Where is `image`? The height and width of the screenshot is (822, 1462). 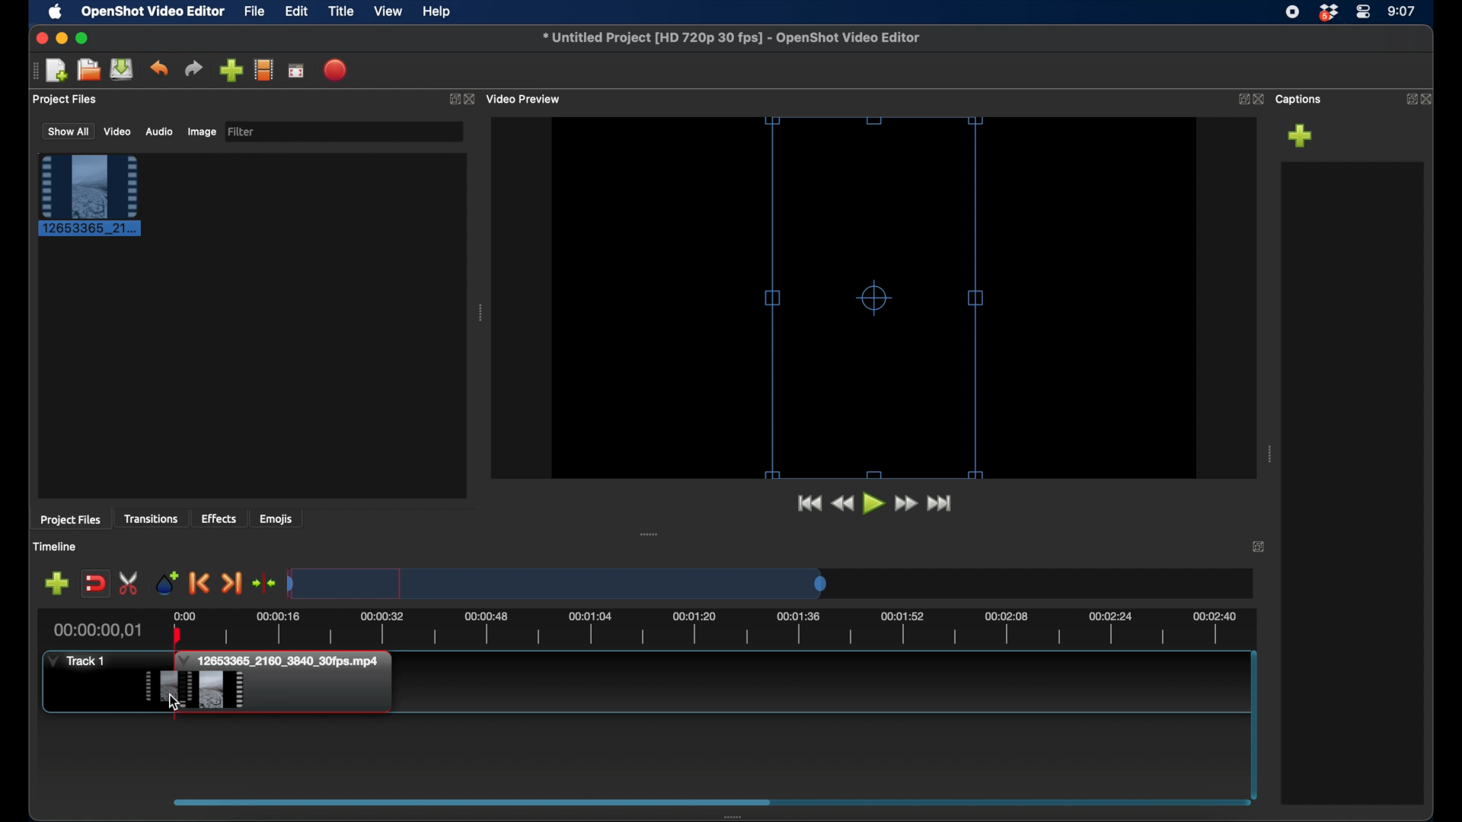
image is located at coordinates (201, 132).